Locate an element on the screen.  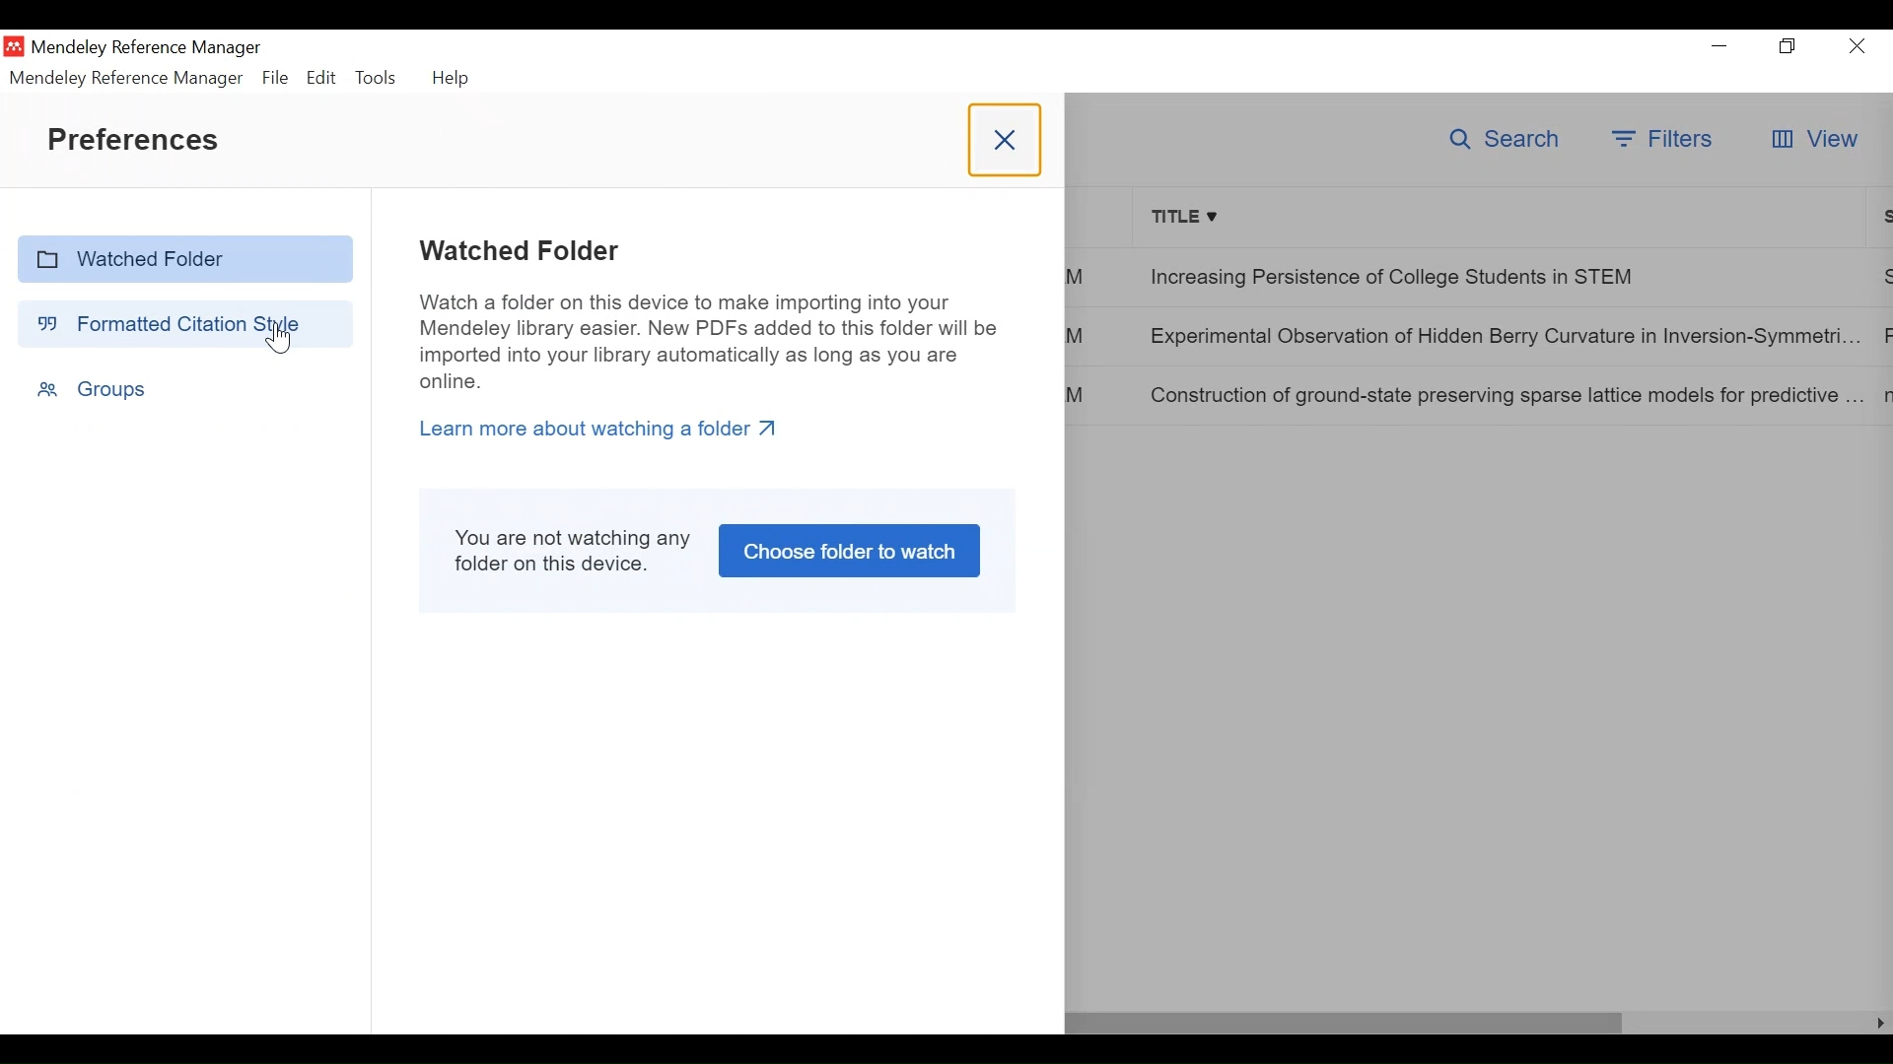
View is located at coordinates (1814, 140).